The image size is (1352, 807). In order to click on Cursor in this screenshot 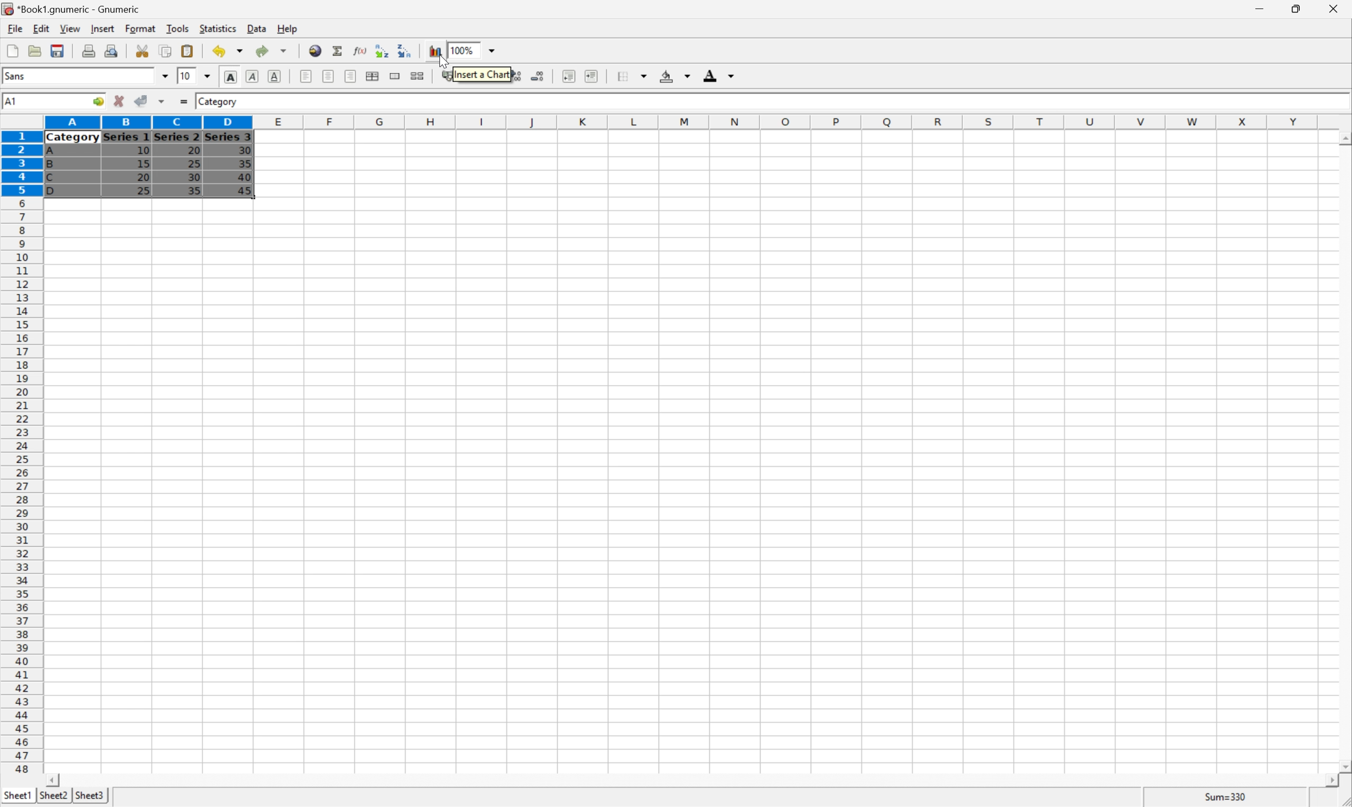, I will do `click(441, 61)`.